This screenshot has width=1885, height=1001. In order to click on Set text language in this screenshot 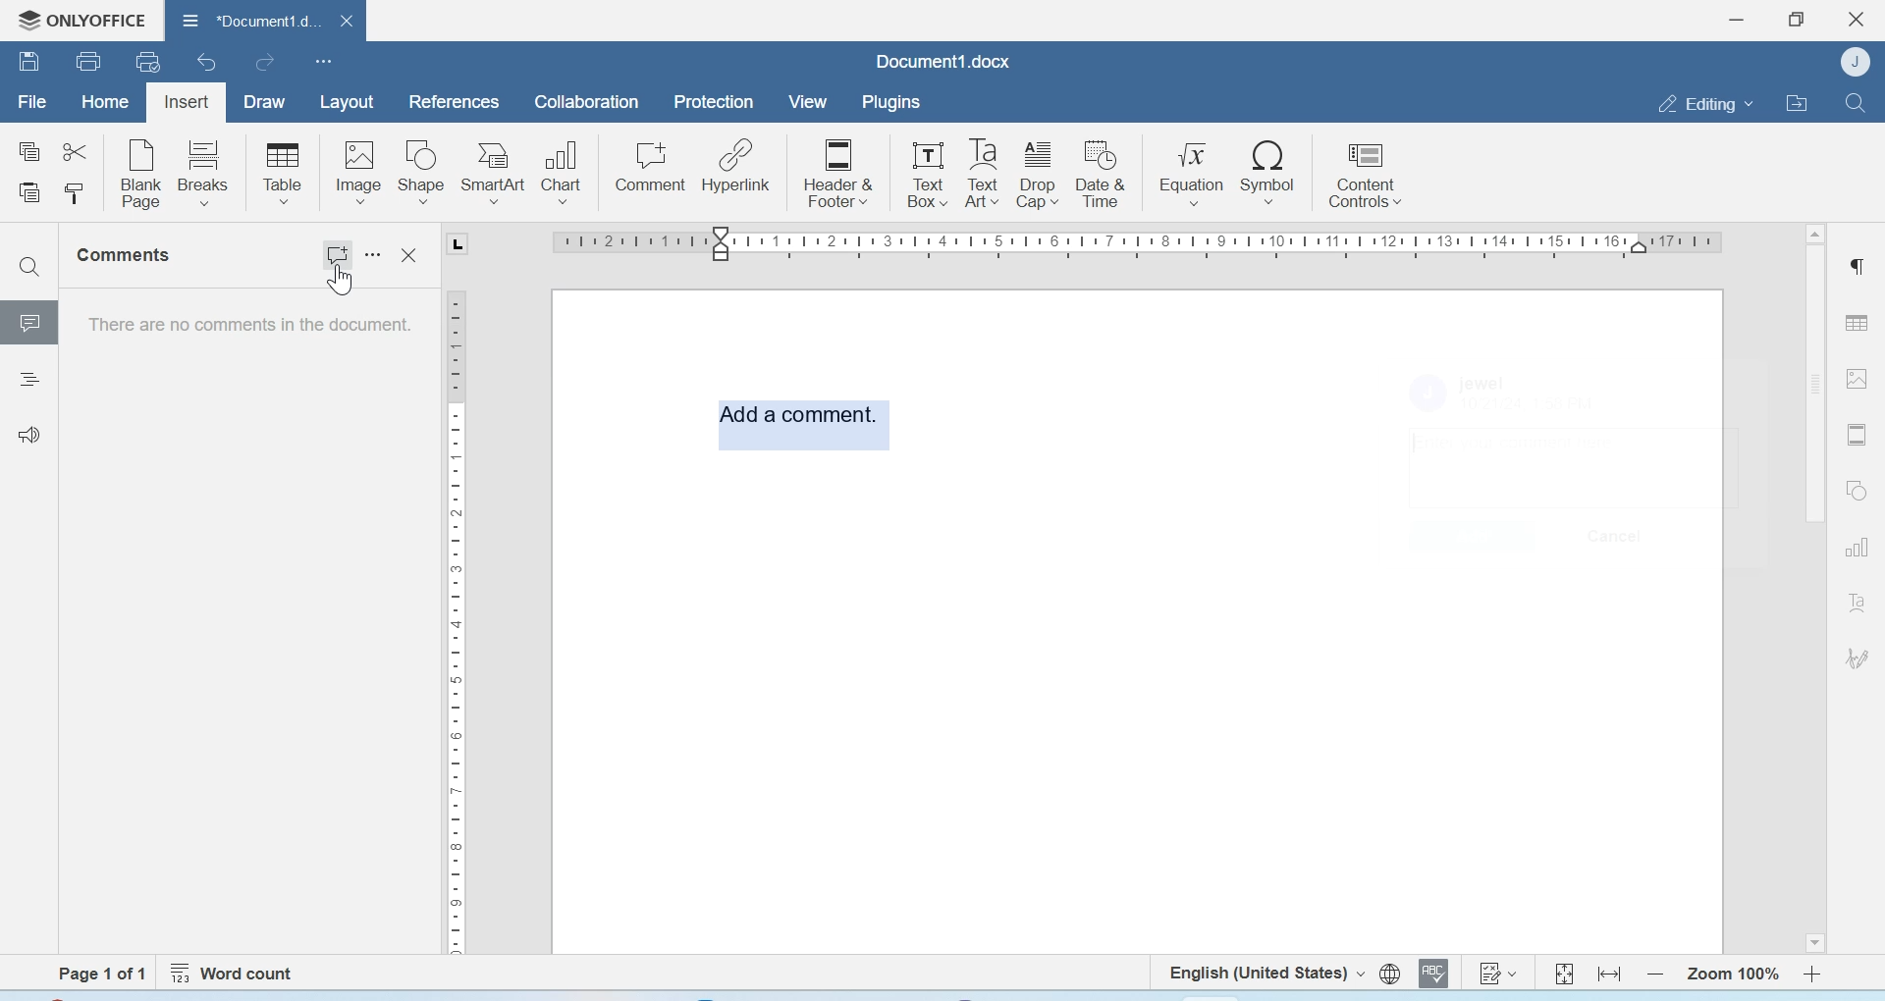, I will do `click(1264, 972)`.